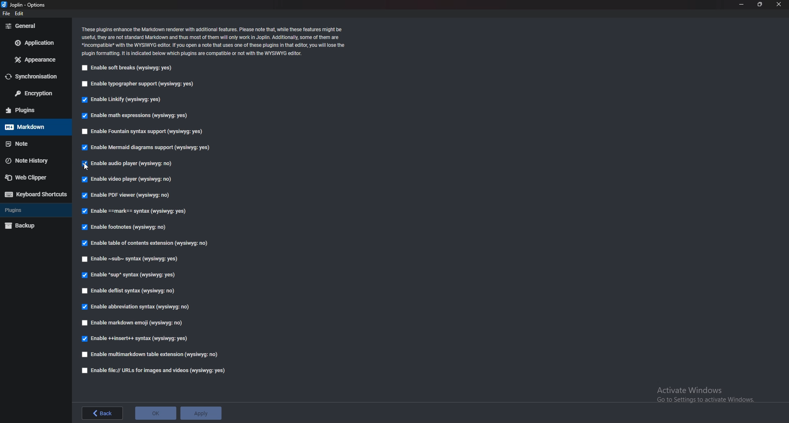 The image size is (789, 423). I want to click on enable abbreviation syntax, so click(143, 307).